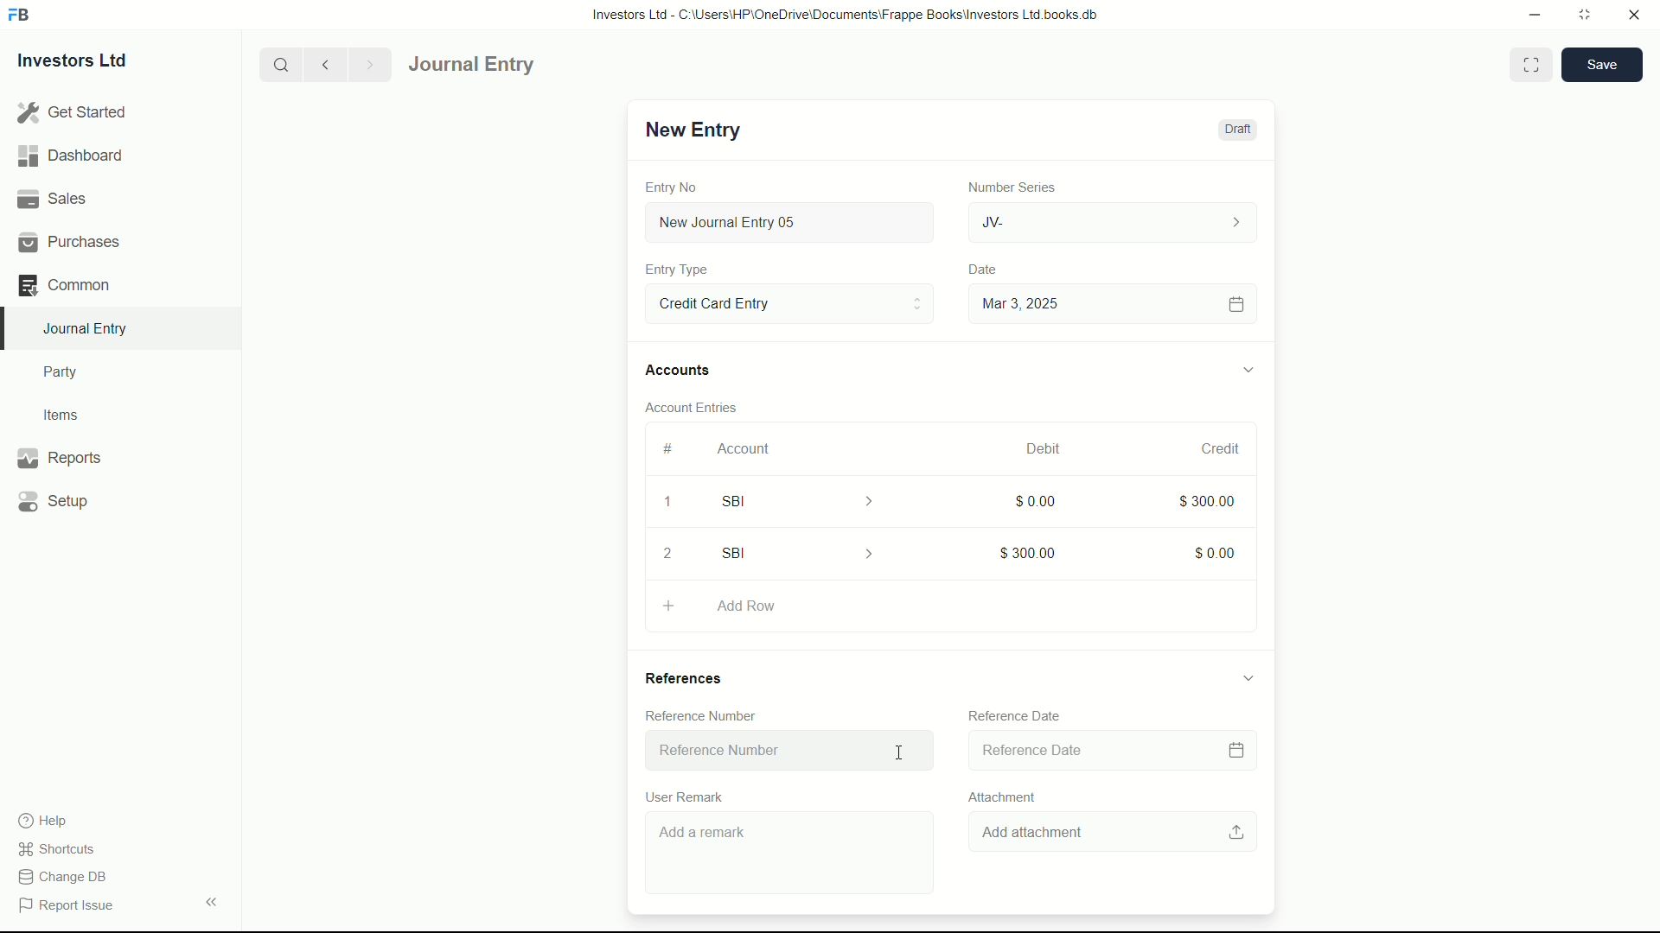 The height and width of the screenshot is (933, 1660). I want to click on close, so click(1635, 16).